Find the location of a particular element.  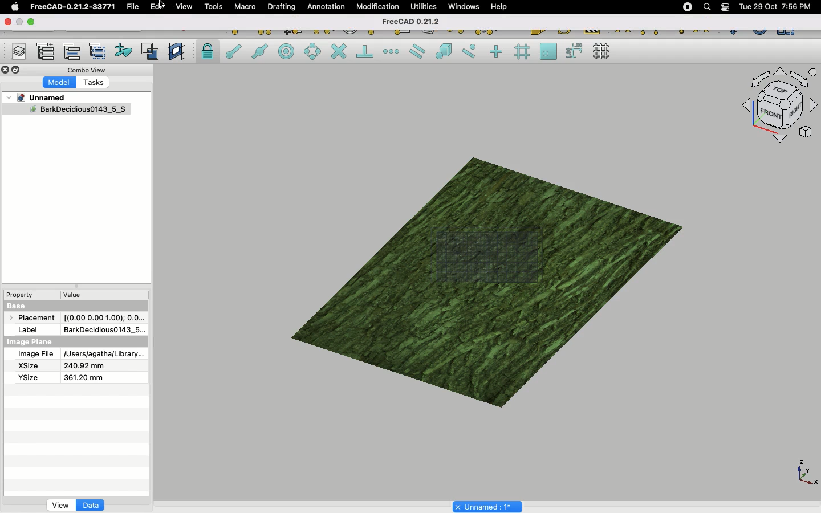

Snap extension is located at coordinates (392, 52).